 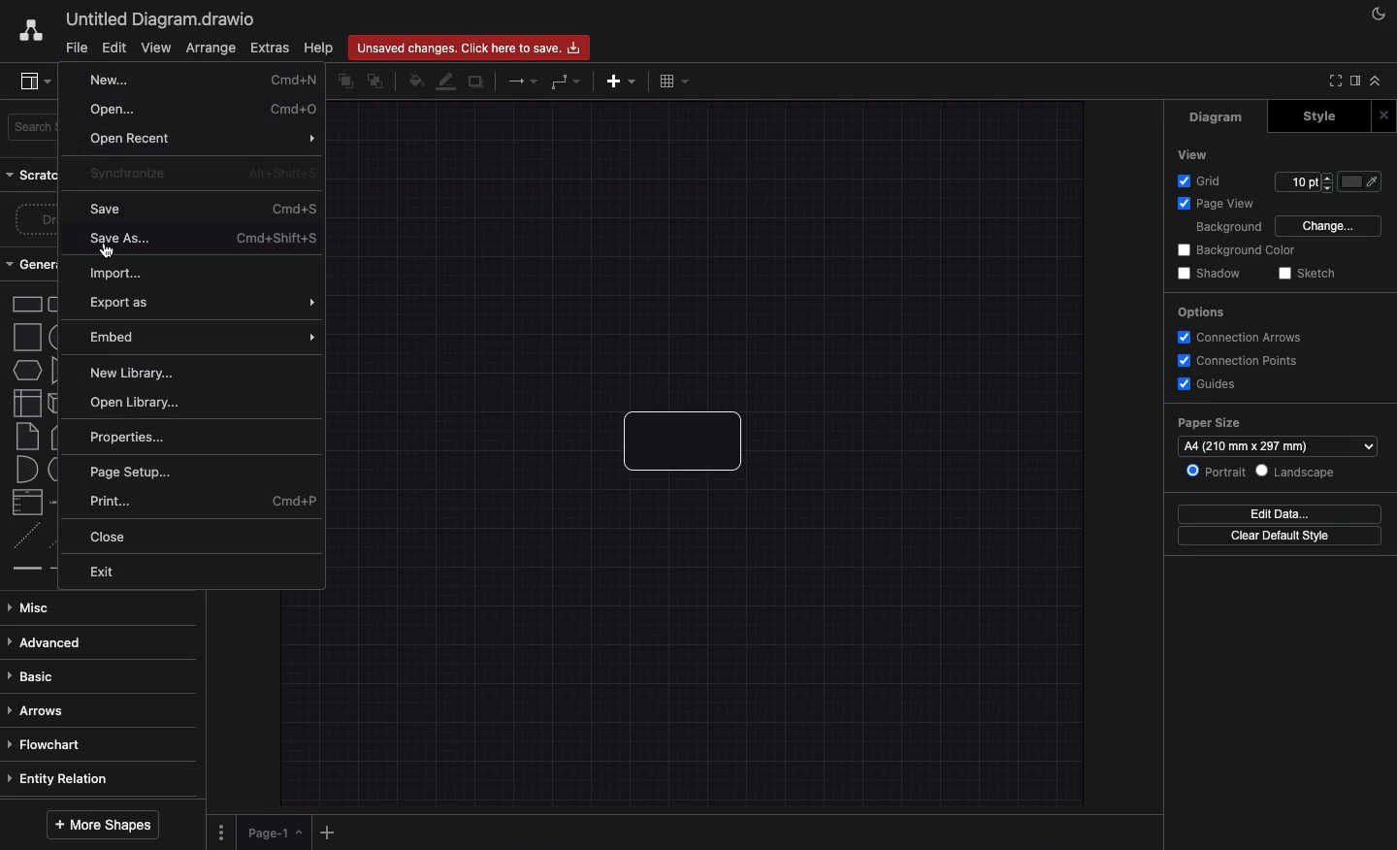 What do you see at coordinates (1378, 14) in the screenshot?
I see `Night mode` at bounding box center [1378, 14].